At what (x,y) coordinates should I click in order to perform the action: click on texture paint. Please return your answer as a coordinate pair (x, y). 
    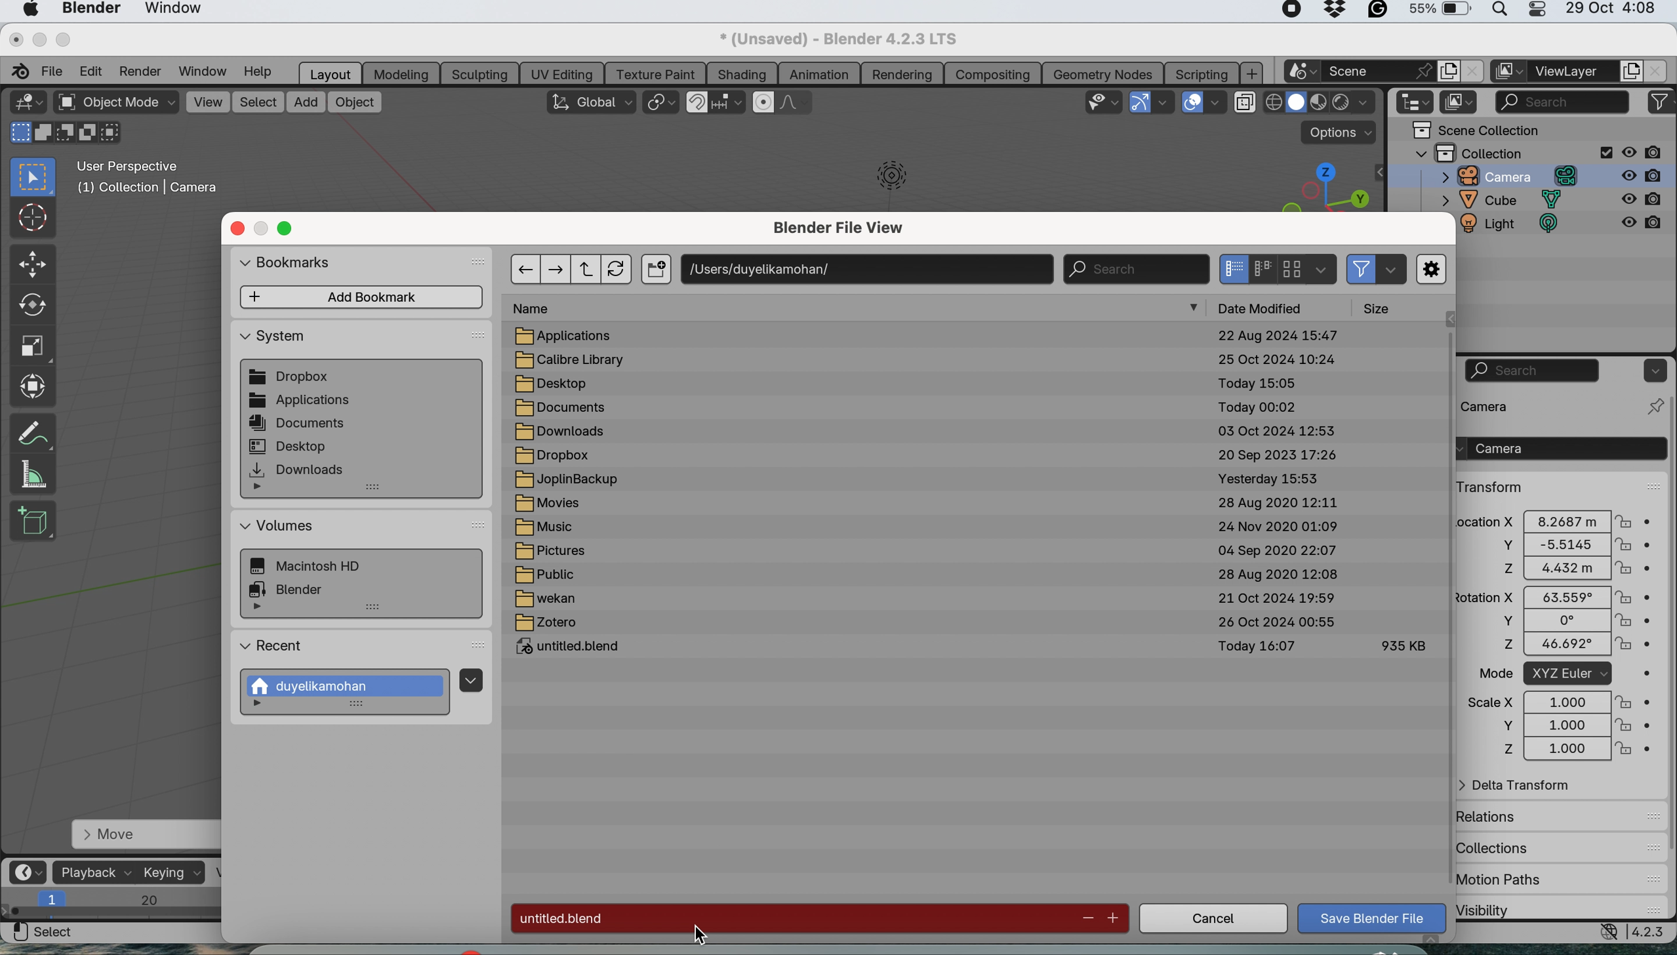
    Looking at the image, I should click on (658, 73).